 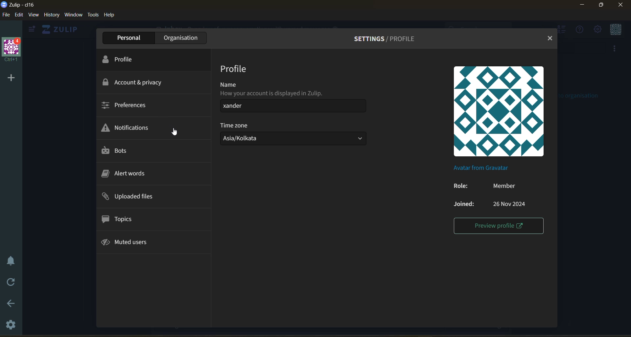 I want to click on main menu, so click(x=597, y=29).